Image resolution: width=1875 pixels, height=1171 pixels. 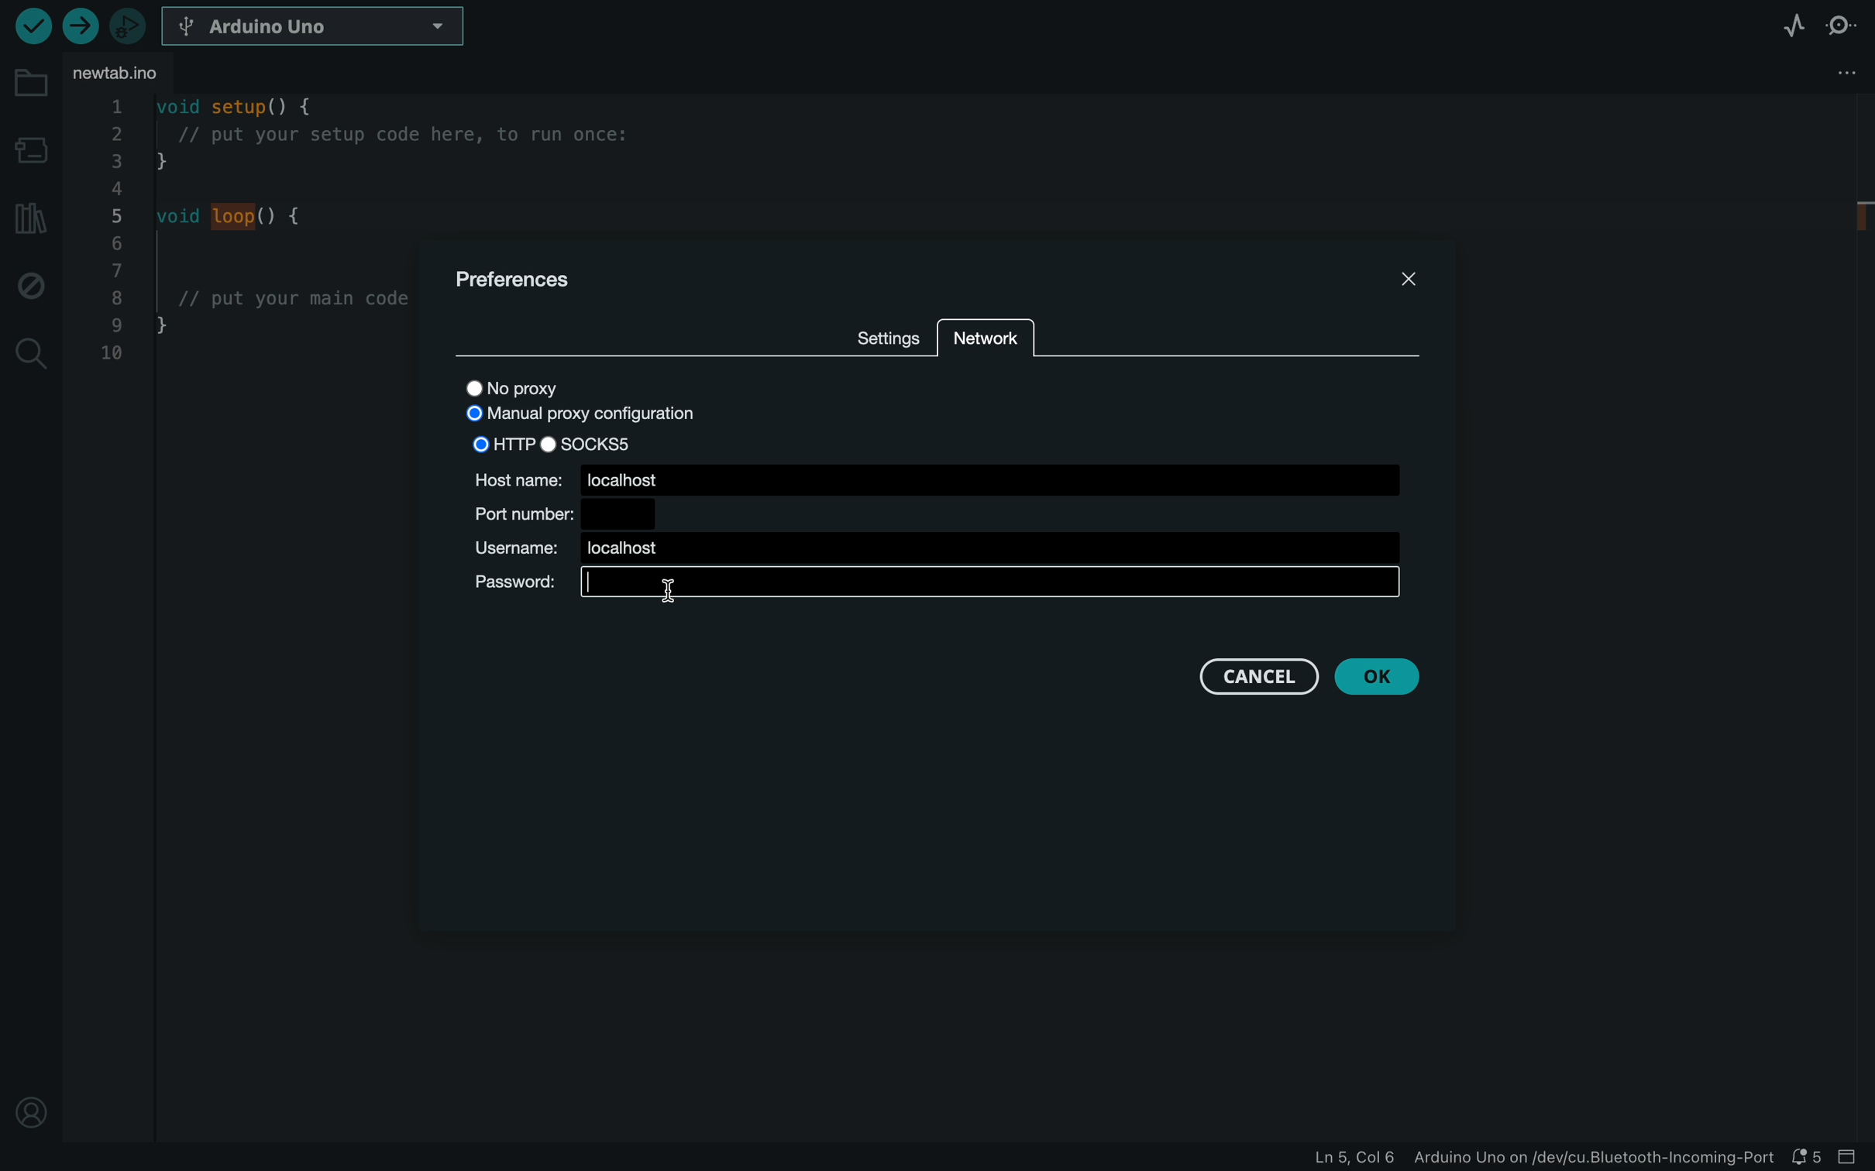 What do you see at coordinates (32, 26) in the screenshot?
I see `verify` at bounding box center [32, 26].